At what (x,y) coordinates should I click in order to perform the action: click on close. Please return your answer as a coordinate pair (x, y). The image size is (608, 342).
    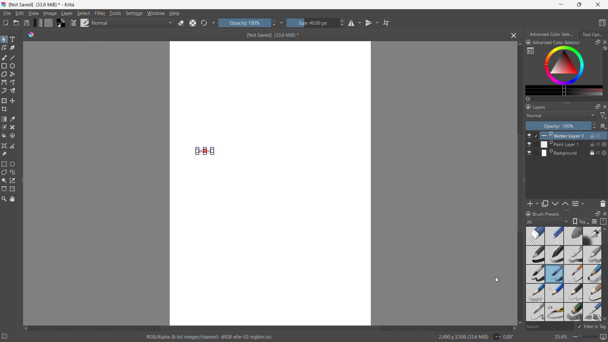
    Looking at the image, I should click on (598, 4).